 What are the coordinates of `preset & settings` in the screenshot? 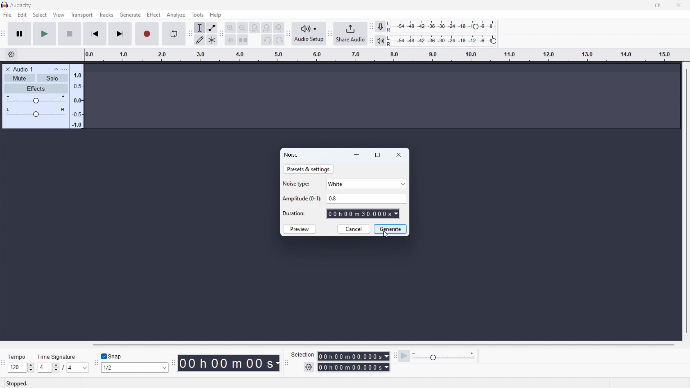 It's located at (309, 169).